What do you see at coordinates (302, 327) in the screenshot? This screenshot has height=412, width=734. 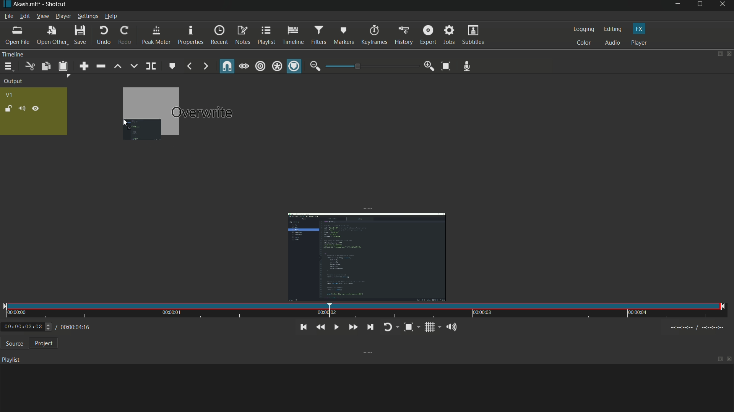 I see `skip to the previous point` at bounding box center [302, 327].